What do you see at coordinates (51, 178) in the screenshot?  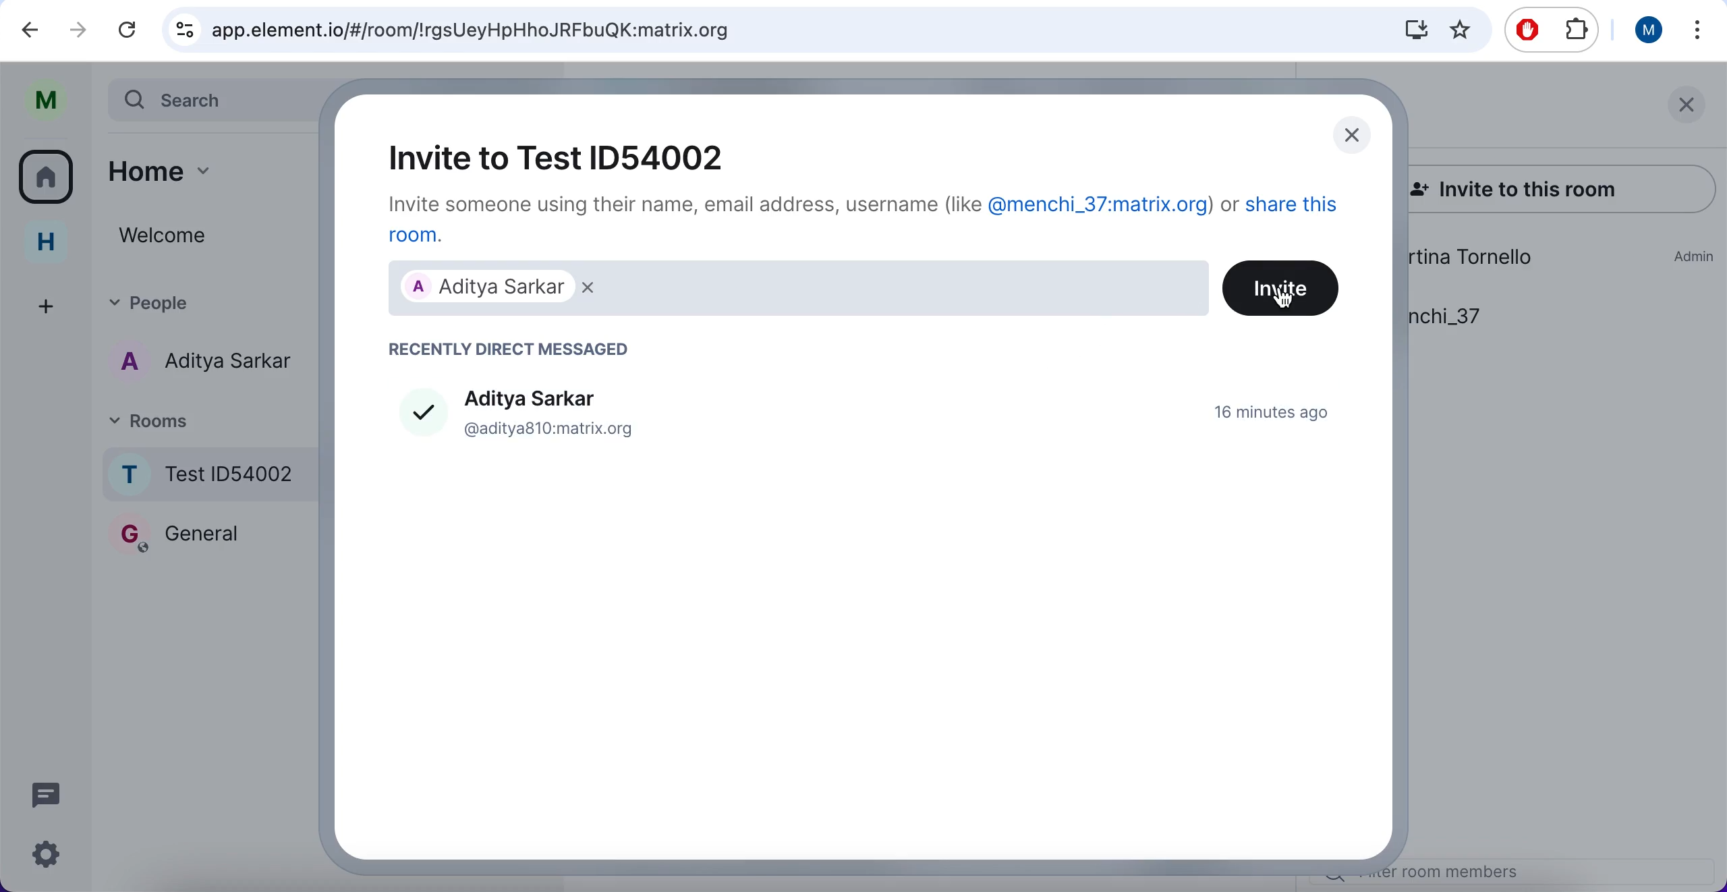 I see `rooms` at bounding box center [51, 178].